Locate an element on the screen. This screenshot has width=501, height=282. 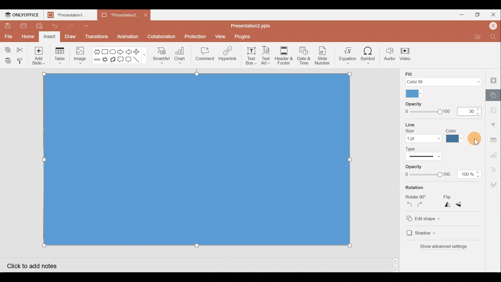
Line is located at coordinates (138, 60).